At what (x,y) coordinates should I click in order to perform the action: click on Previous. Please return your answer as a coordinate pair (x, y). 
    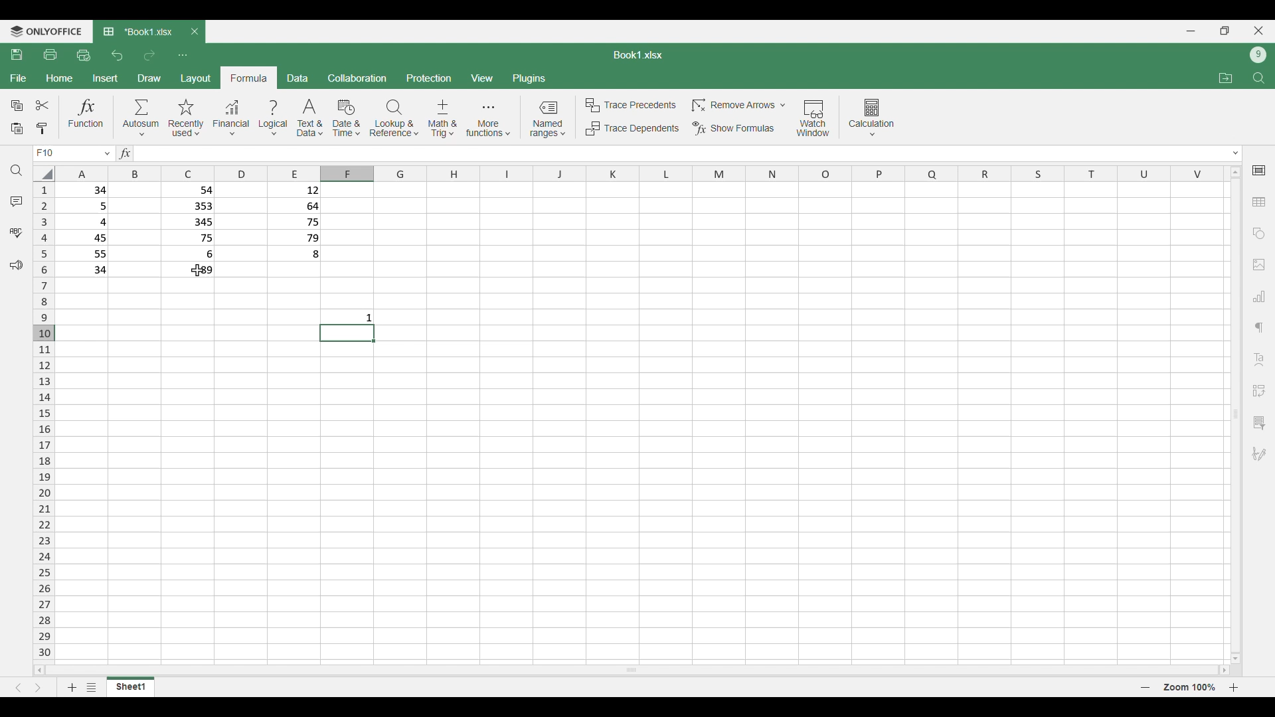
    Looking at the image, I should click on (18, 688).